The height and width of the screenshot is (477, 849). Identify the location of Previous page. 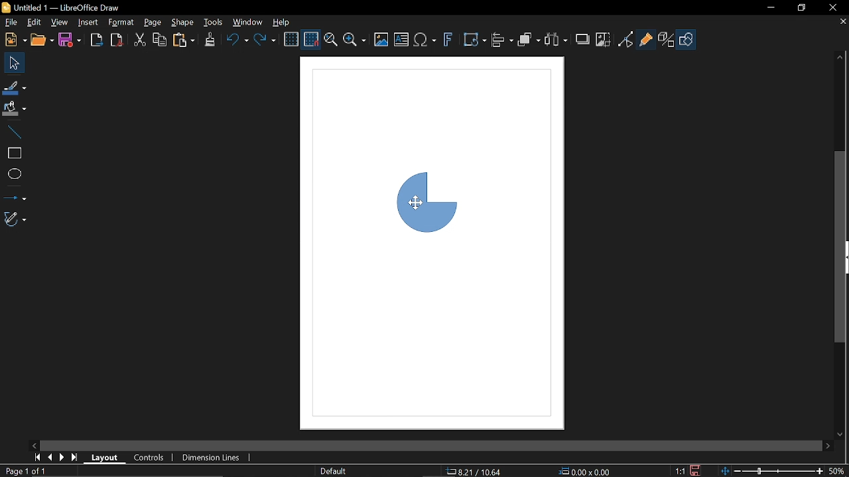
(52, 456).